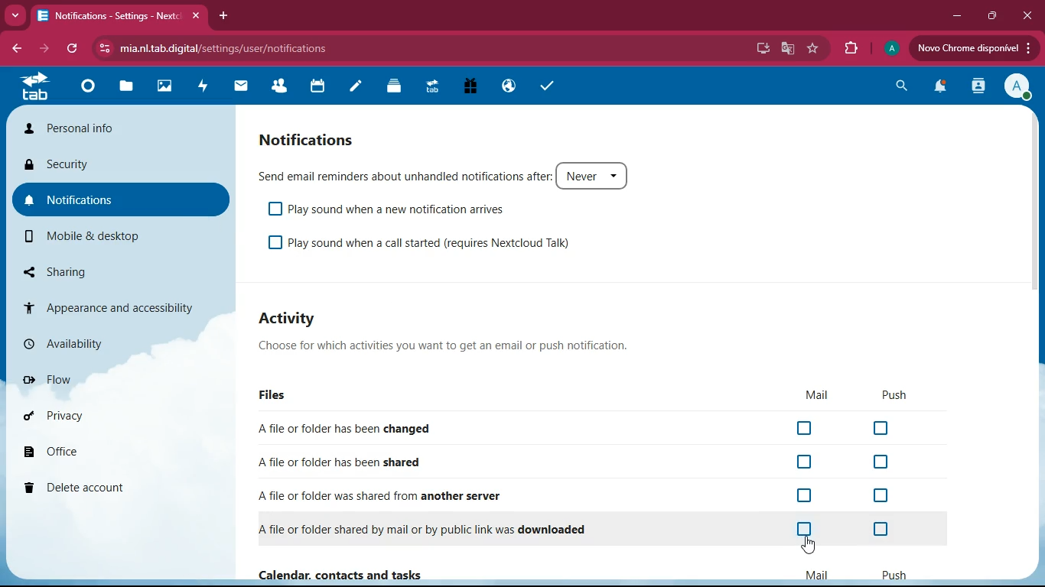 The width and height of the screenshot is (1045, 587). Describe the element at coordinates (314, 87) in the screenshot. I see `calendar` at that location.